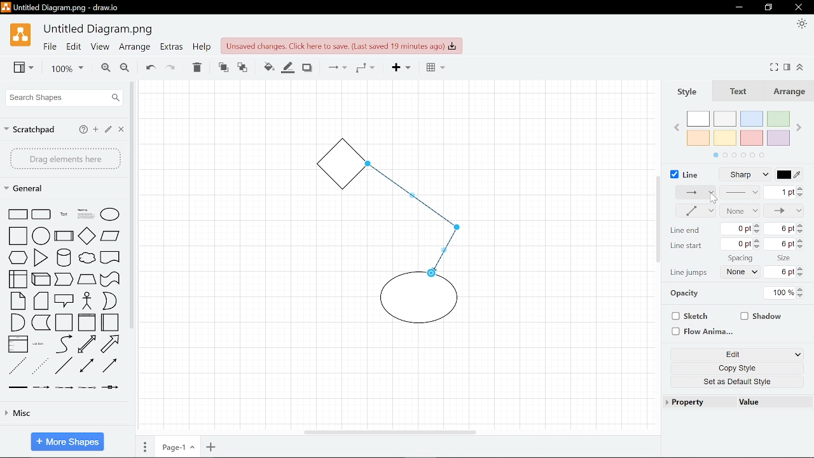 This screenshot has height=458, width=814. What do you see at coordinates (307, 67) in the screenshot?
I see `Shadow` at bounding box center [307, 67].